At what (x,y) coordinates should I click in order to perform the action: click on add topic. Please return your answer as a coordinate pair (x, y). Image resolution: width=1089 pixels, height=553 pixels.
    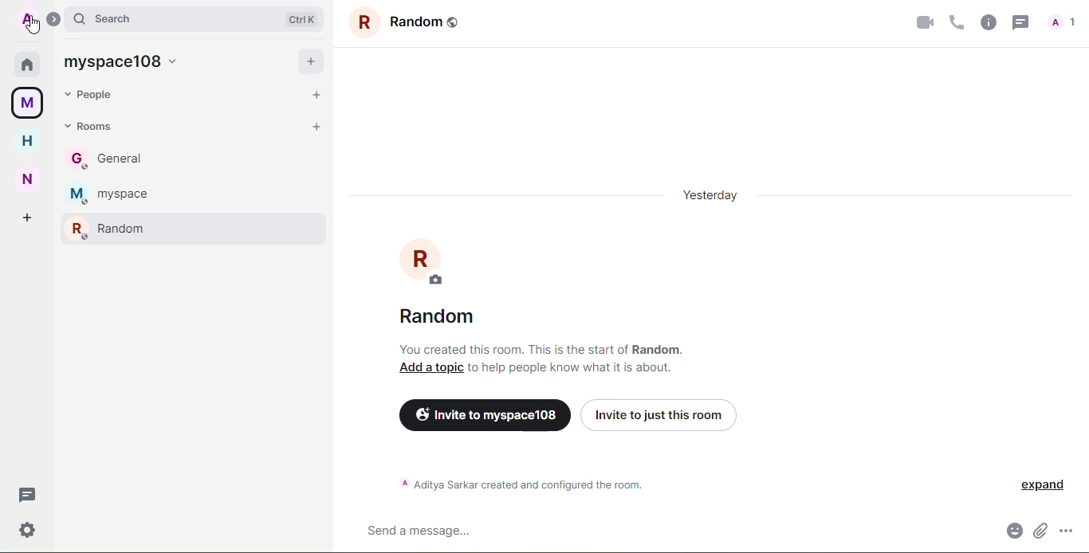
    Looking at the image, I should click on (430, 368).